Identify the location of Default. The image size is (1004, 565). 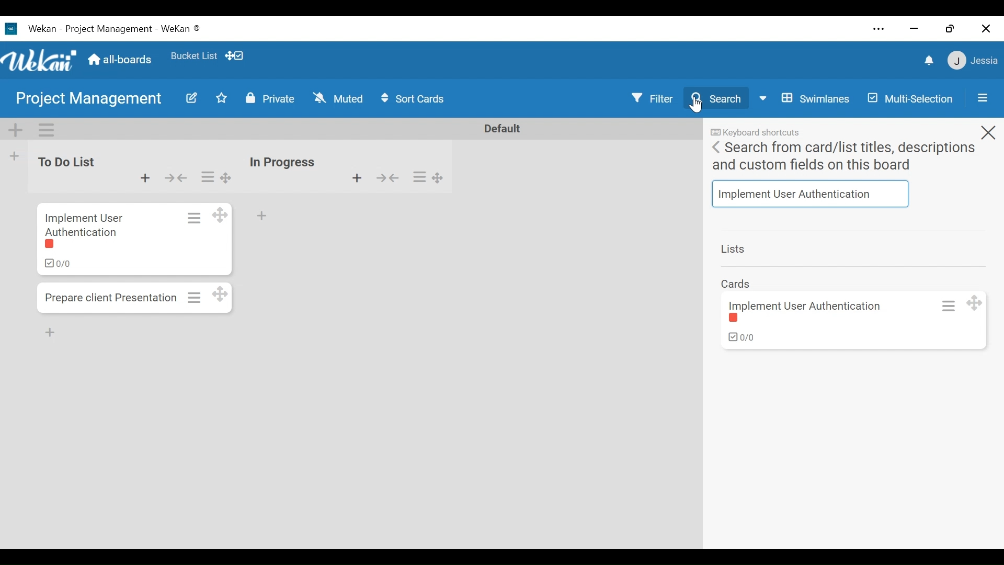
(507, 128).